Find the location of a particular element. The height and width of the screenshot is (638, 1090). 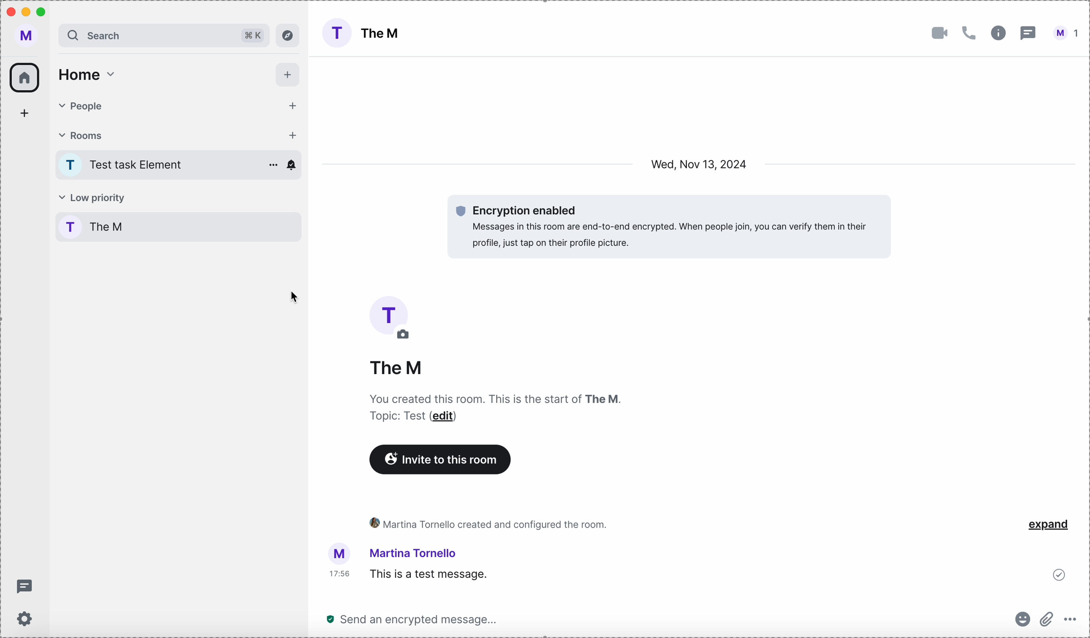

activated notifications is located at coordinates (292, 165).